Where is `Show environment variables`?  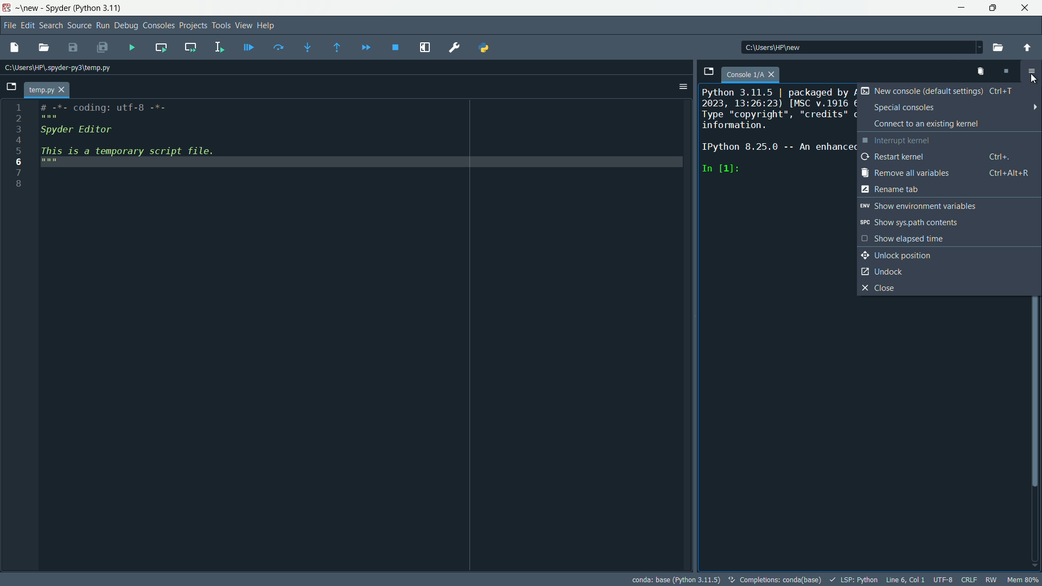 Show environment variables is located at coordinates (929, 206).